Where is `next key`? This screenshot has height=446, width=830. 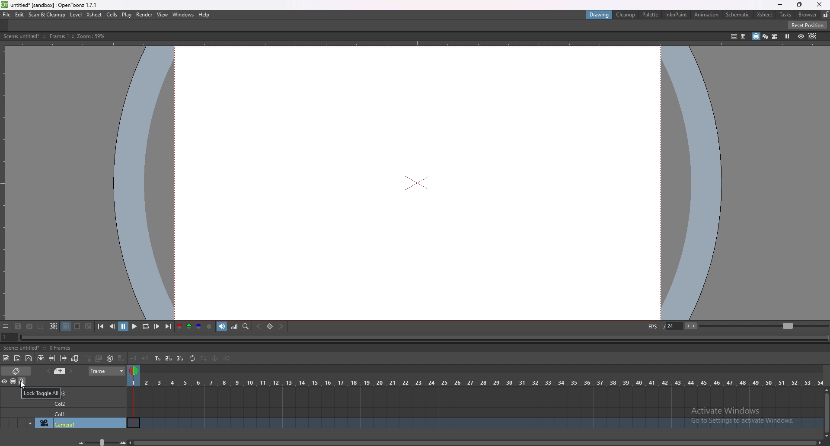
next key is located at coordinates (282, 326).